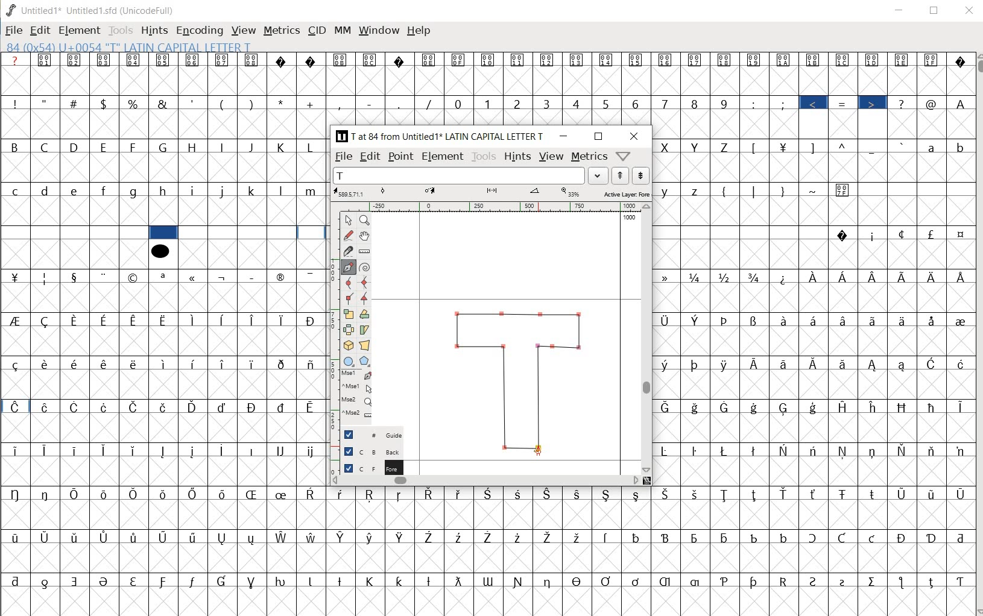  I want to click on d, so click(46, 190).